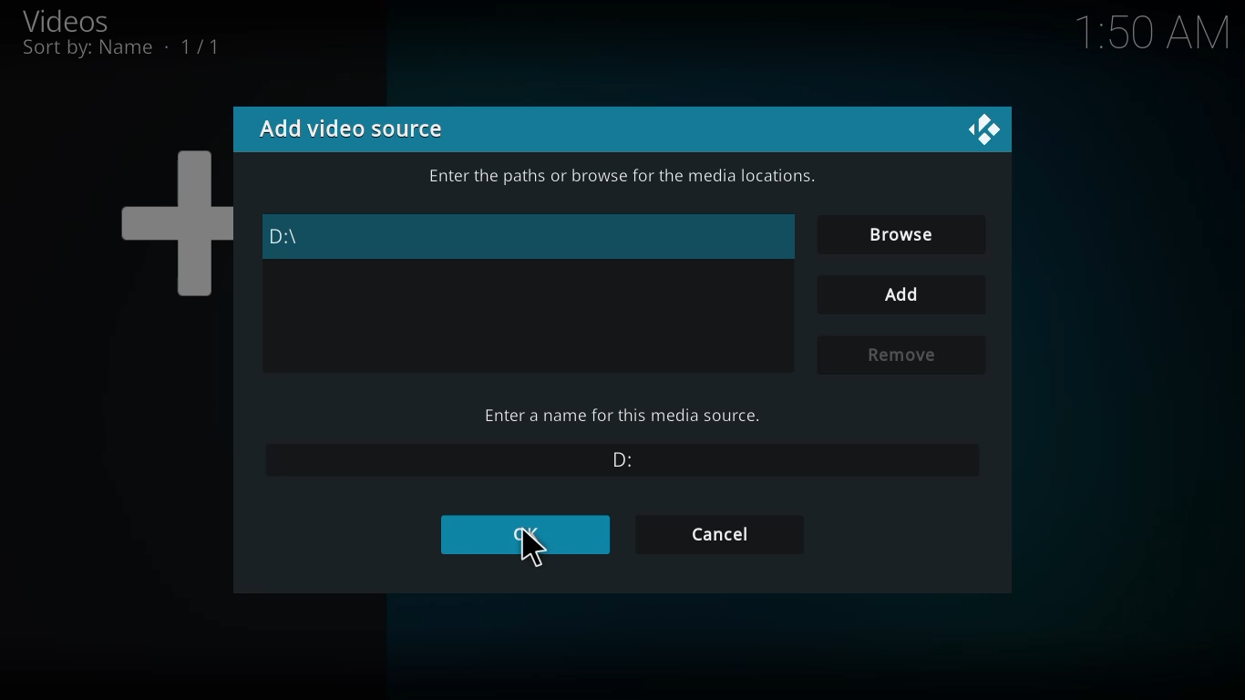  What do you see at coordinates (619, 177) in the screenshot?
I see `message` at bounding box center [619, 177].